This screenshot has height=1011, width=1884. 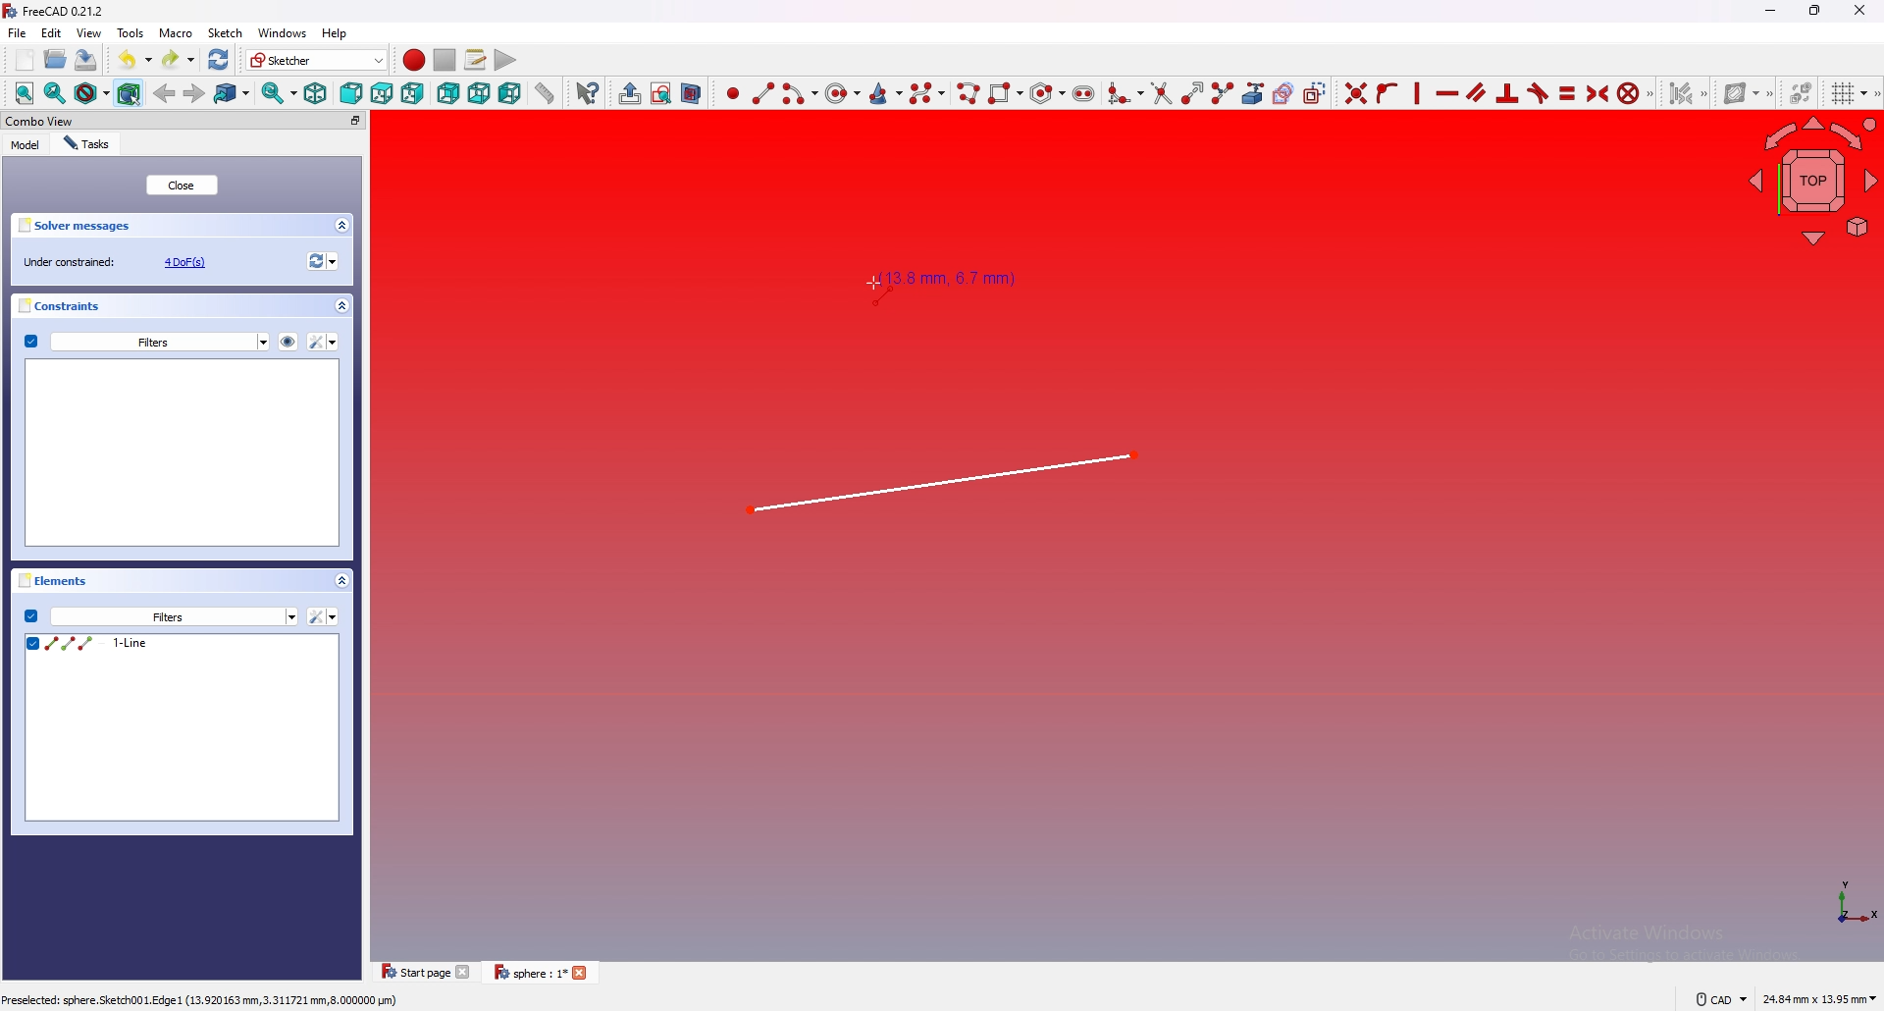 I want to click on Solver messages, so click(x=184, y=225).